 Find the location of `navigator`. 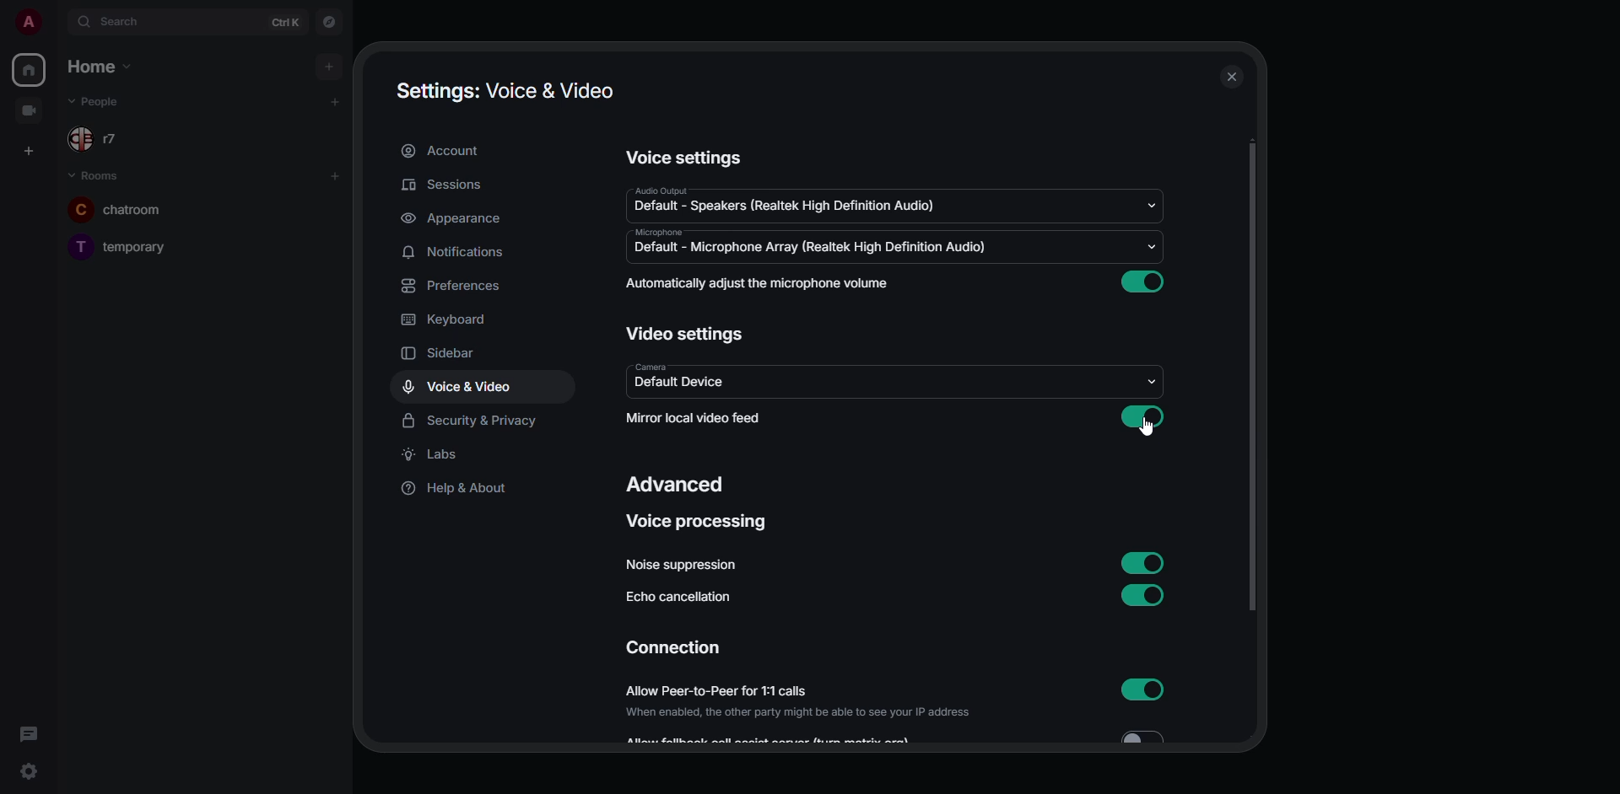

navigator is located at coordinates (330, 22).